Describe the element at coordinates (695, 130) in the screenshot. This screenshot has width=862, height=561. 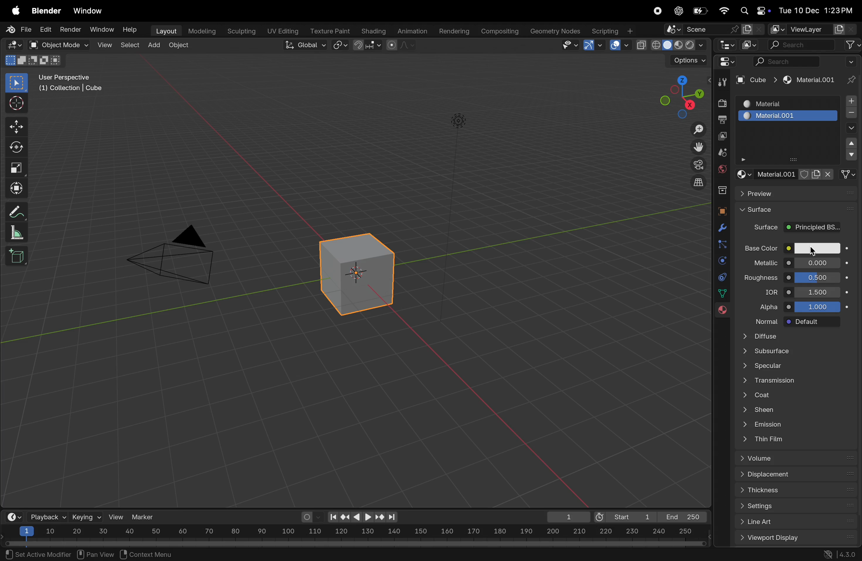
I see `zoom` at that location.